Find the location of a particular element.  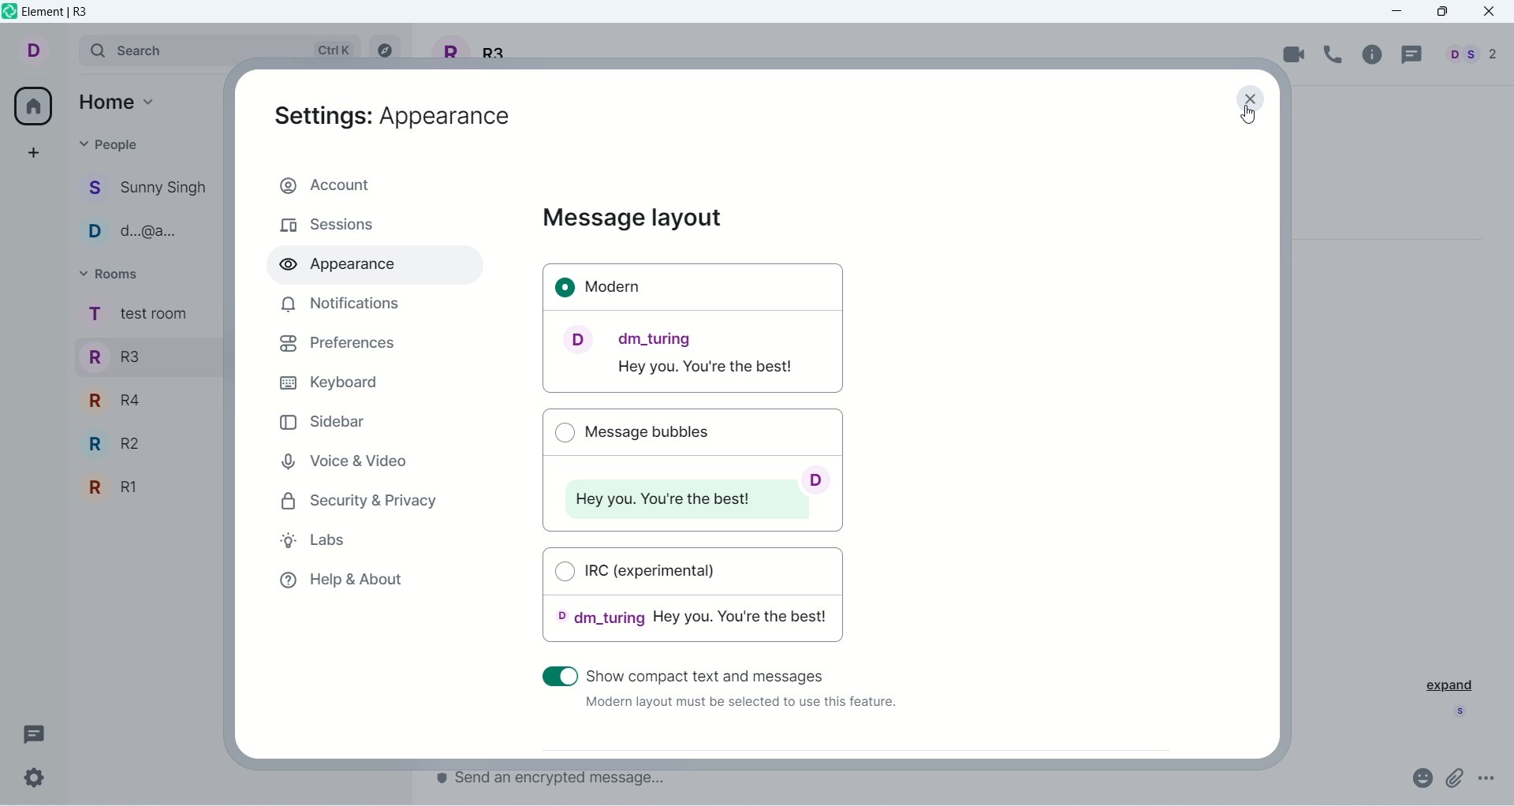

attachment is located at coordinates (1456, 778).